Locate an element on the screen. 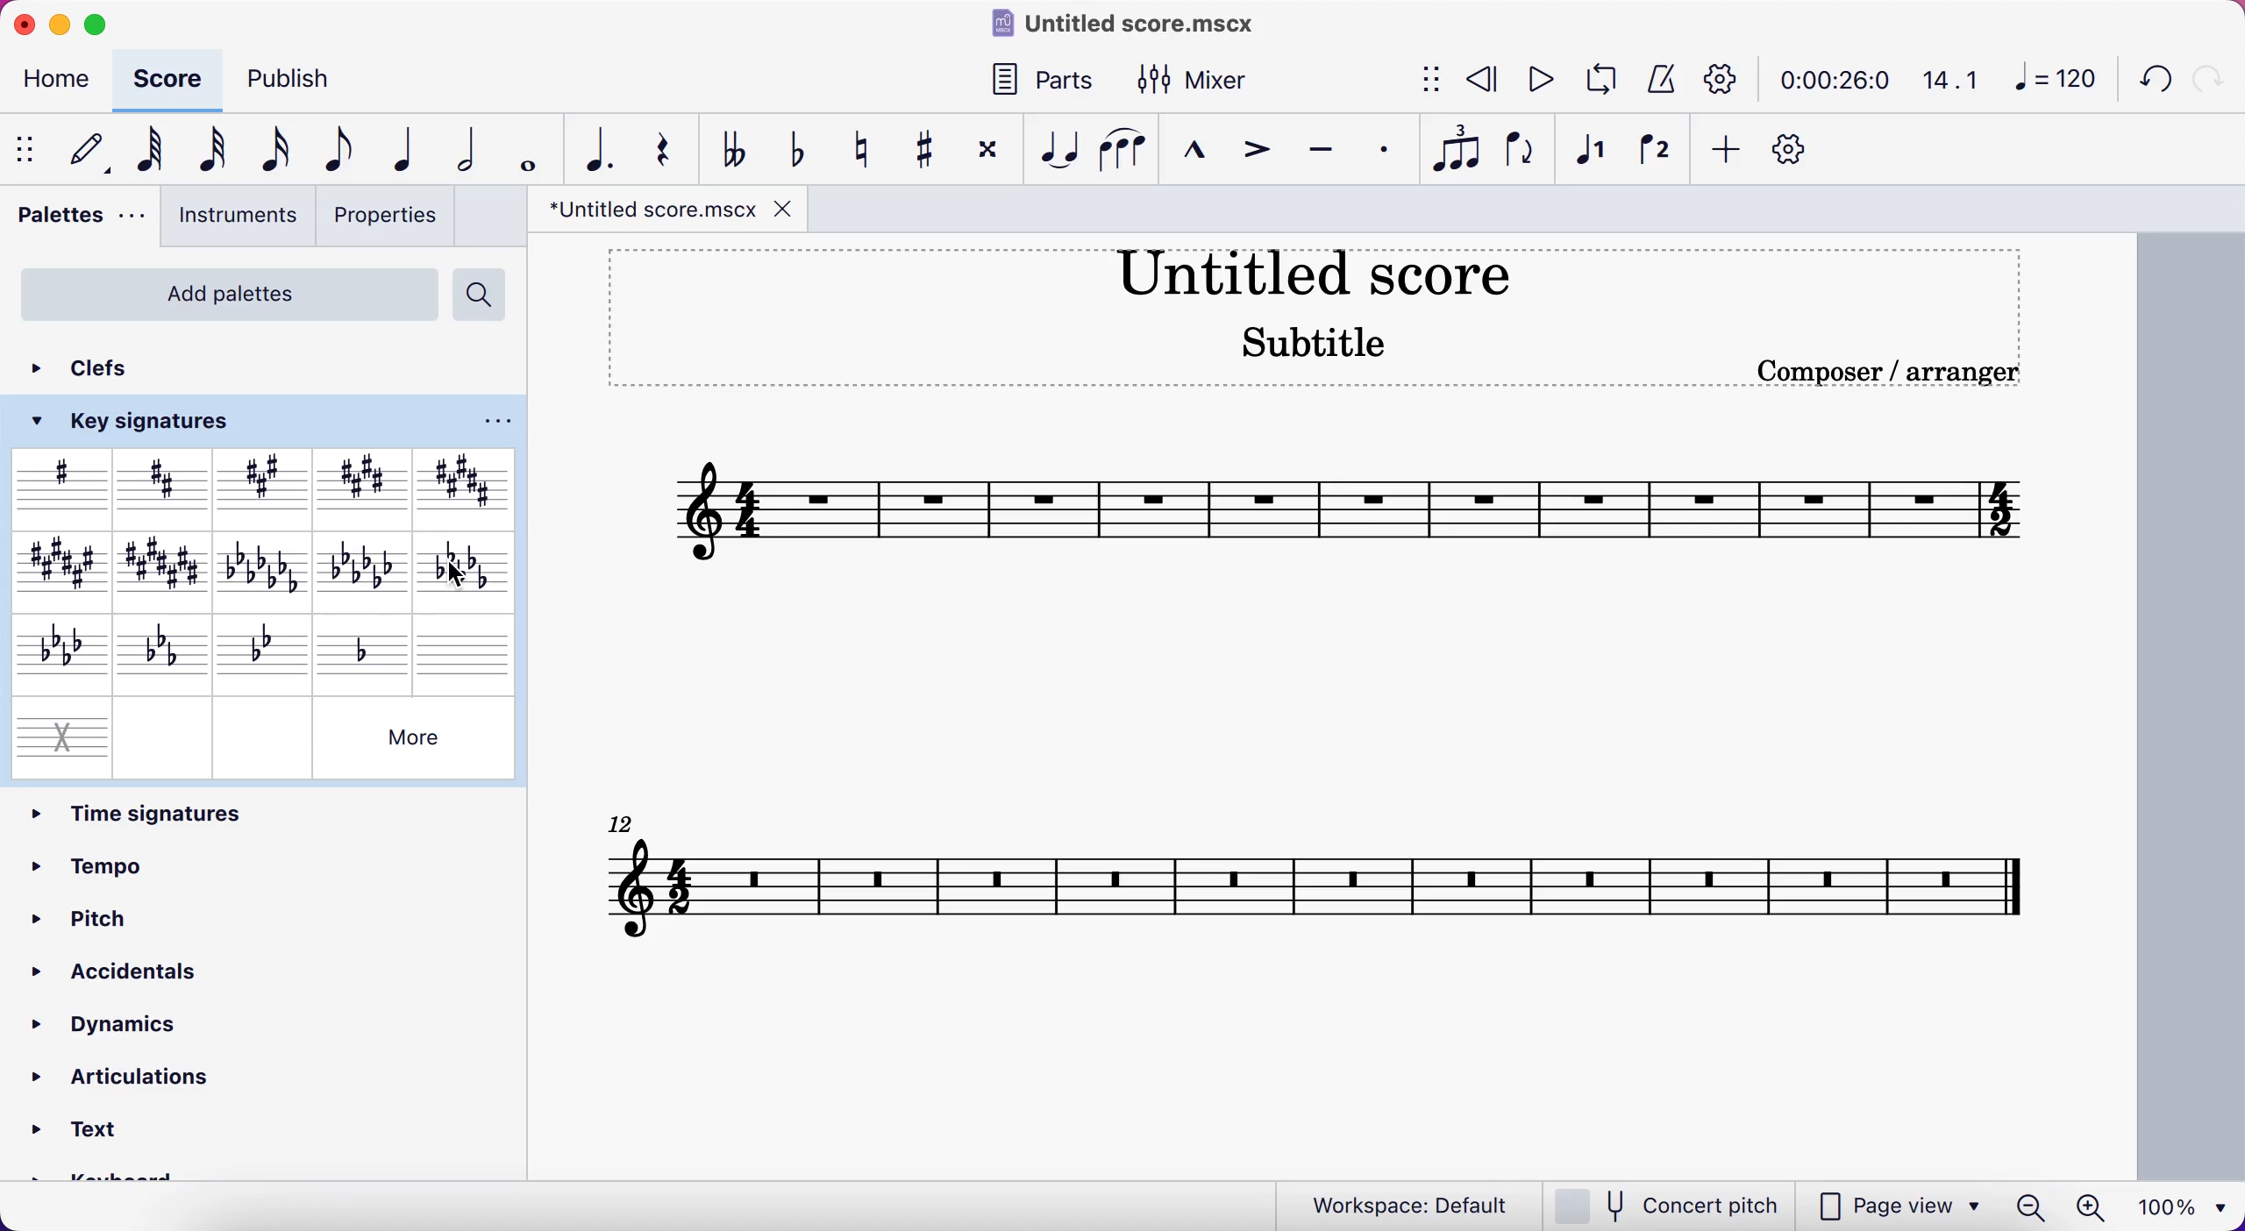 The image size is (2245, 1231). accent is located at coordinates (1258, 160).